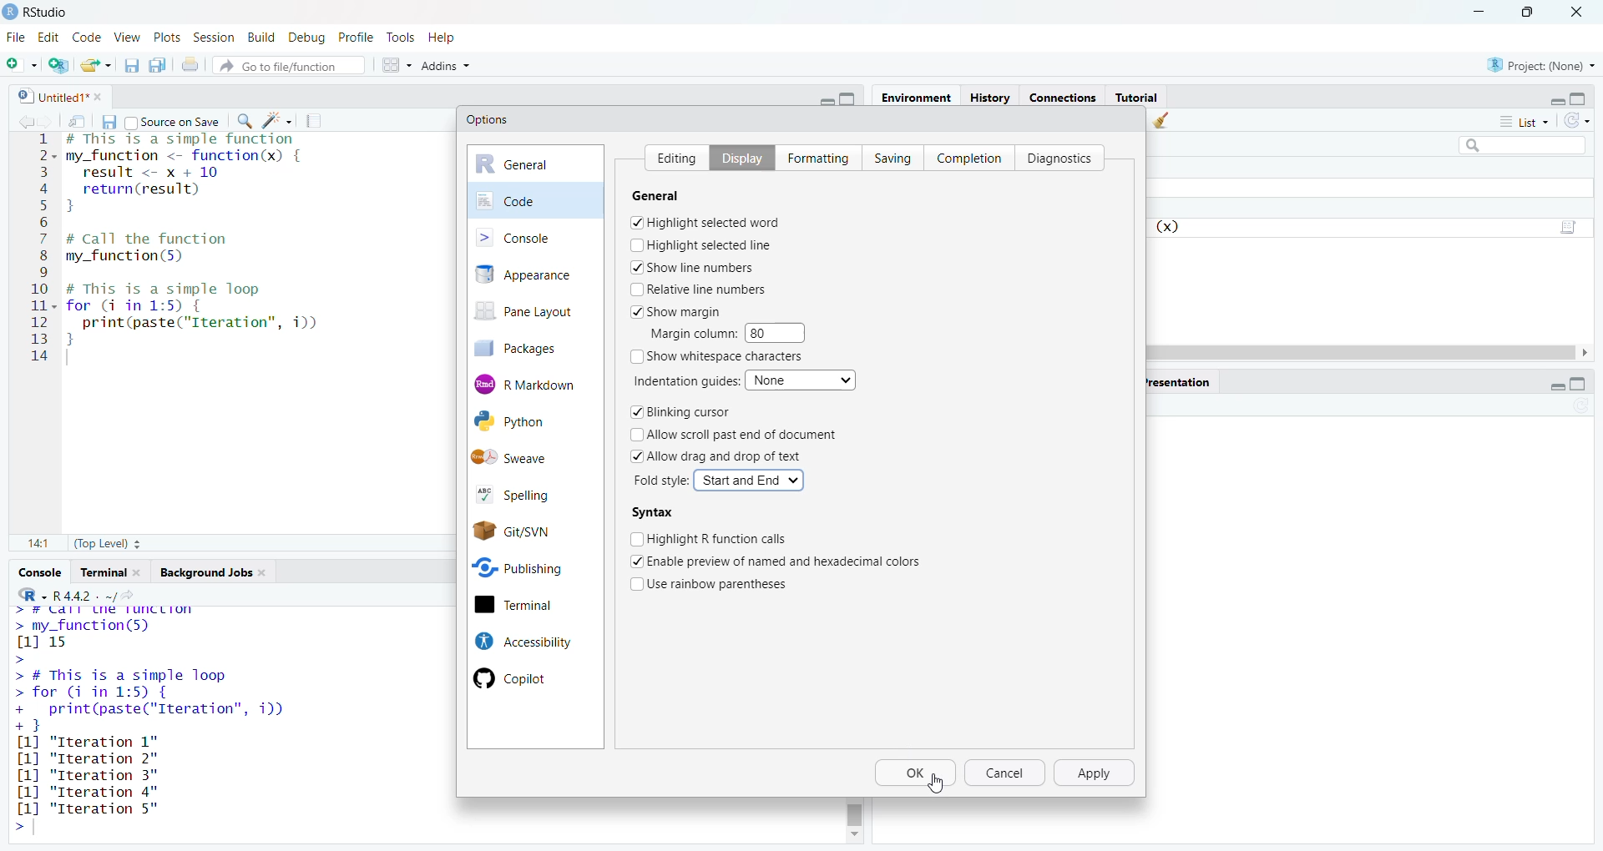 This screenshot has height=851, width=1603. I want to click on typing cursor, so click(73, 359).